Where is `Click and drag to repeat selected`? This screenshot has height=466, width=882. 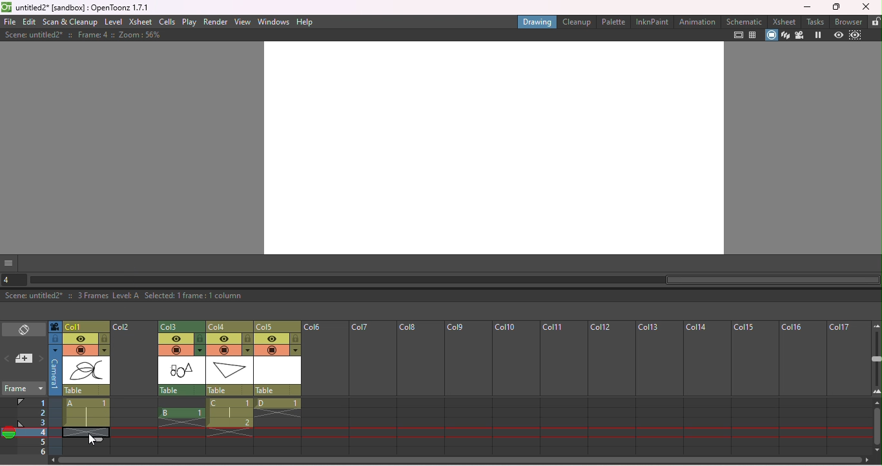 Click and drag to repeat selected is located at coordinates (94, 441).